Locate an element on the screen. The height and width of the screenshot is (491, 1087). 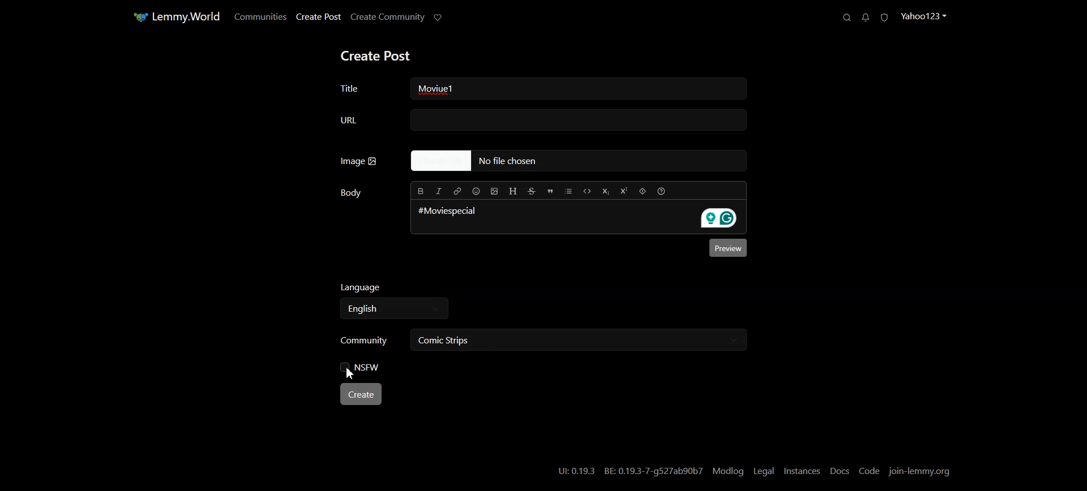
Superscript is located at coordinates (626, 190).